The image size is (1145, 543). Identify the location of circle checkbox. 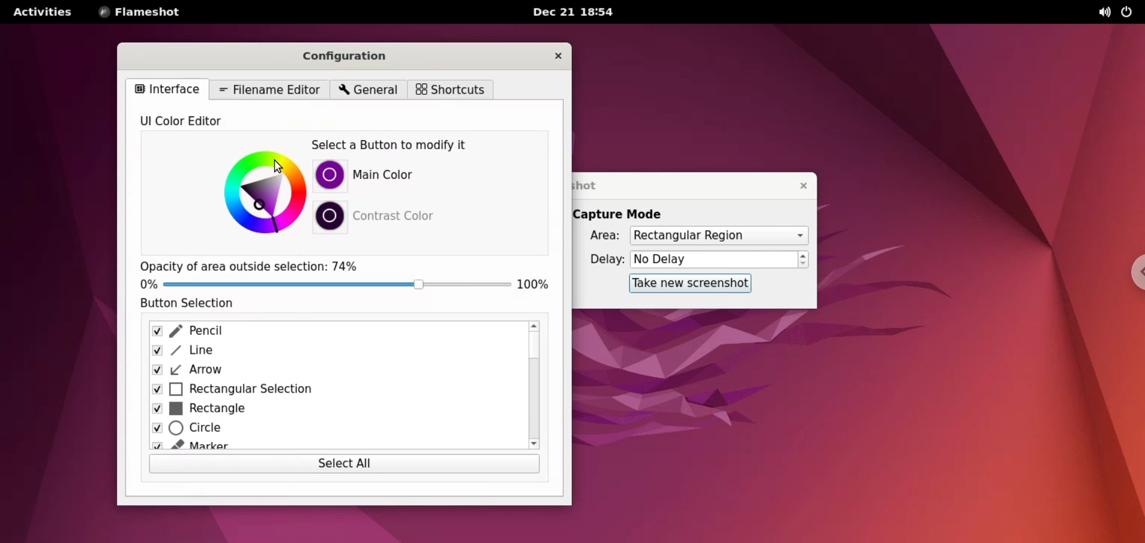
(328, 430).